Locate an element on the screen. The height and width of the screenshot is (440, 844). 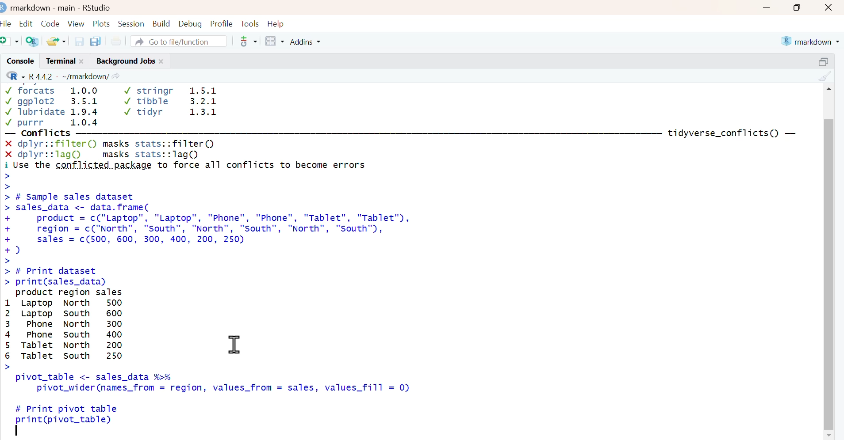
Tools is located at coordinates (249, 23).